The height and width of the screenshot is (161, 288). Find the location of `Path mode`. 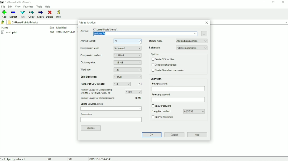

Path mode is located at coordinates (178, 48).